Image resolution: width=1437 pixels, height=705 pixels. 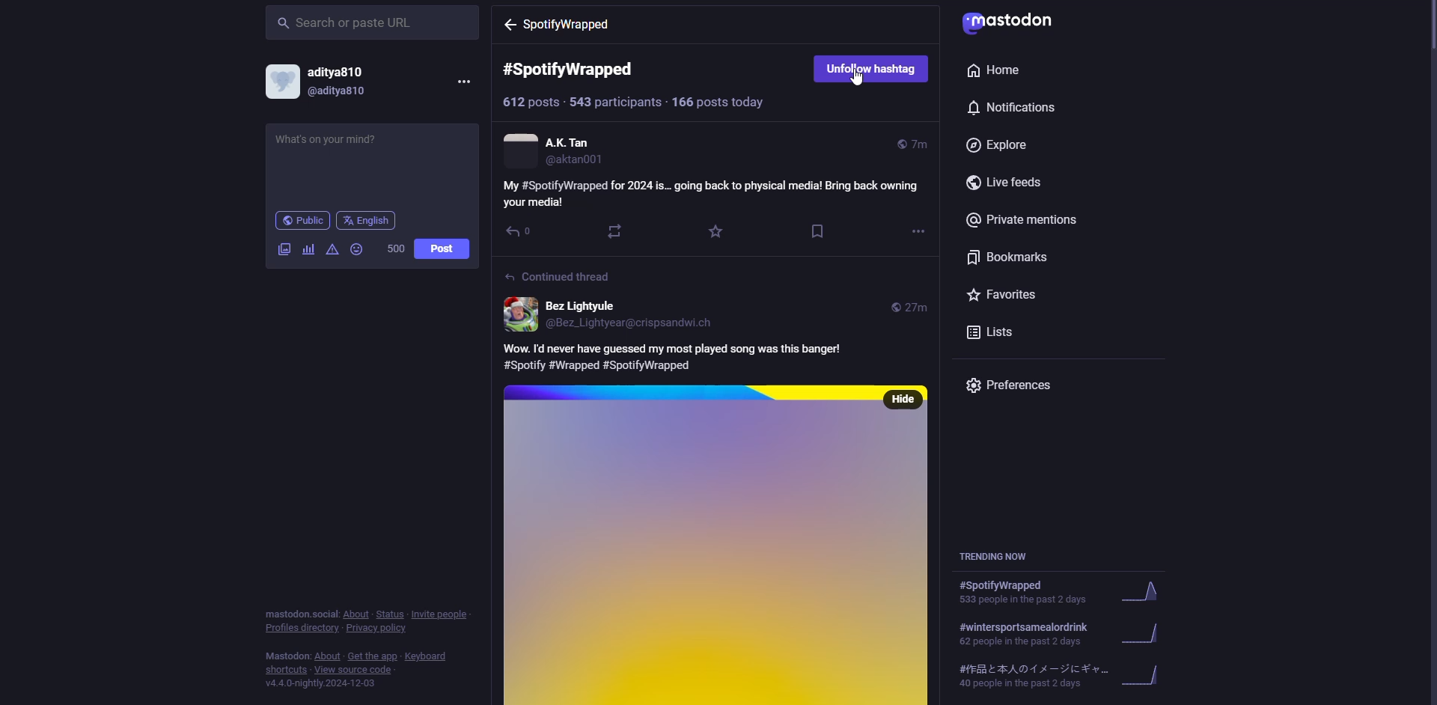 I want to click on notifications, so click(x=1019, y=108).